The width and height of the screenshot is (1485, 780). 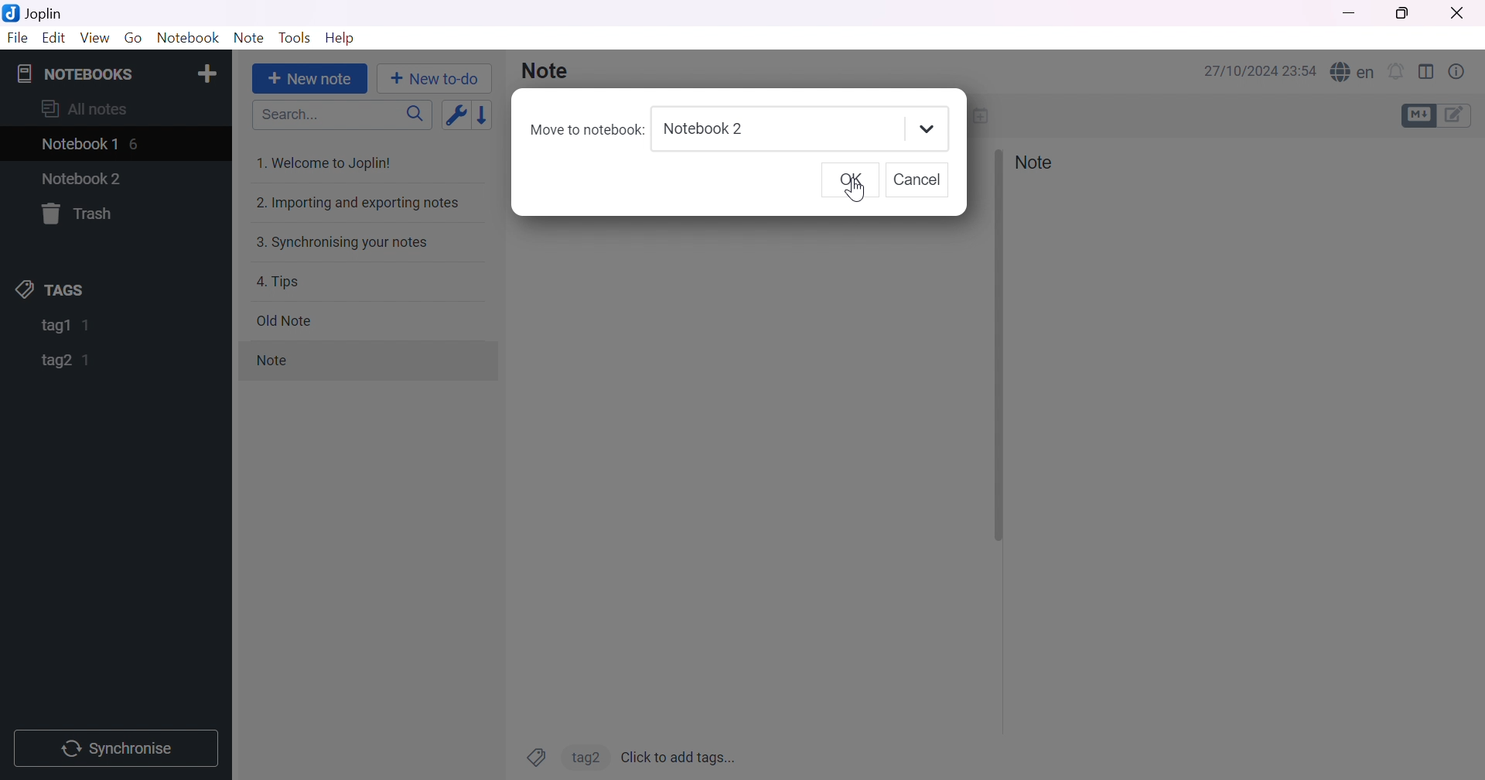 I want to click on View, so click(x=96, y=39).